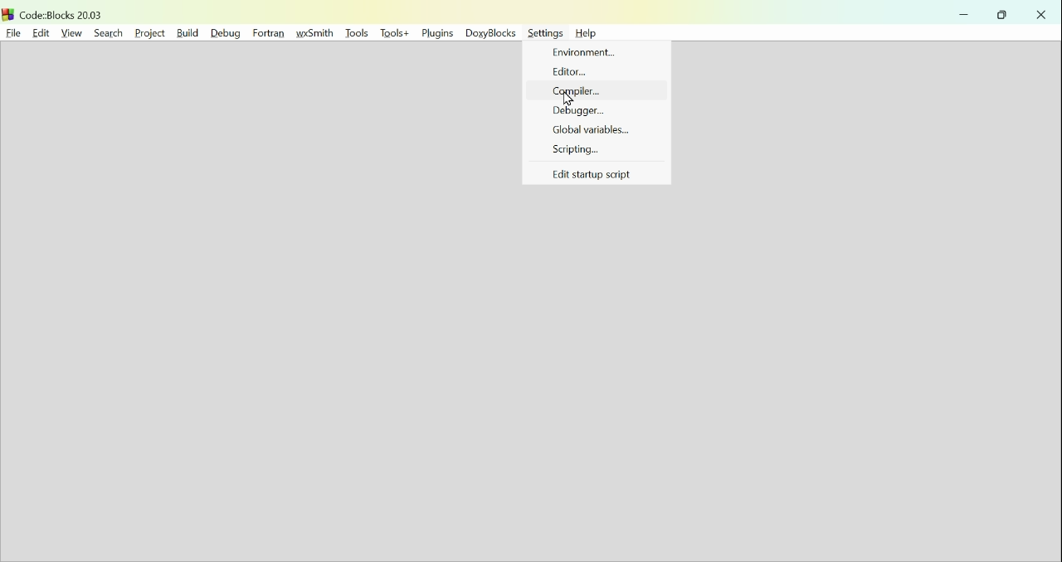  Describe the element at coordinates (71, 32) in the screenshot. I see `View` at that location.